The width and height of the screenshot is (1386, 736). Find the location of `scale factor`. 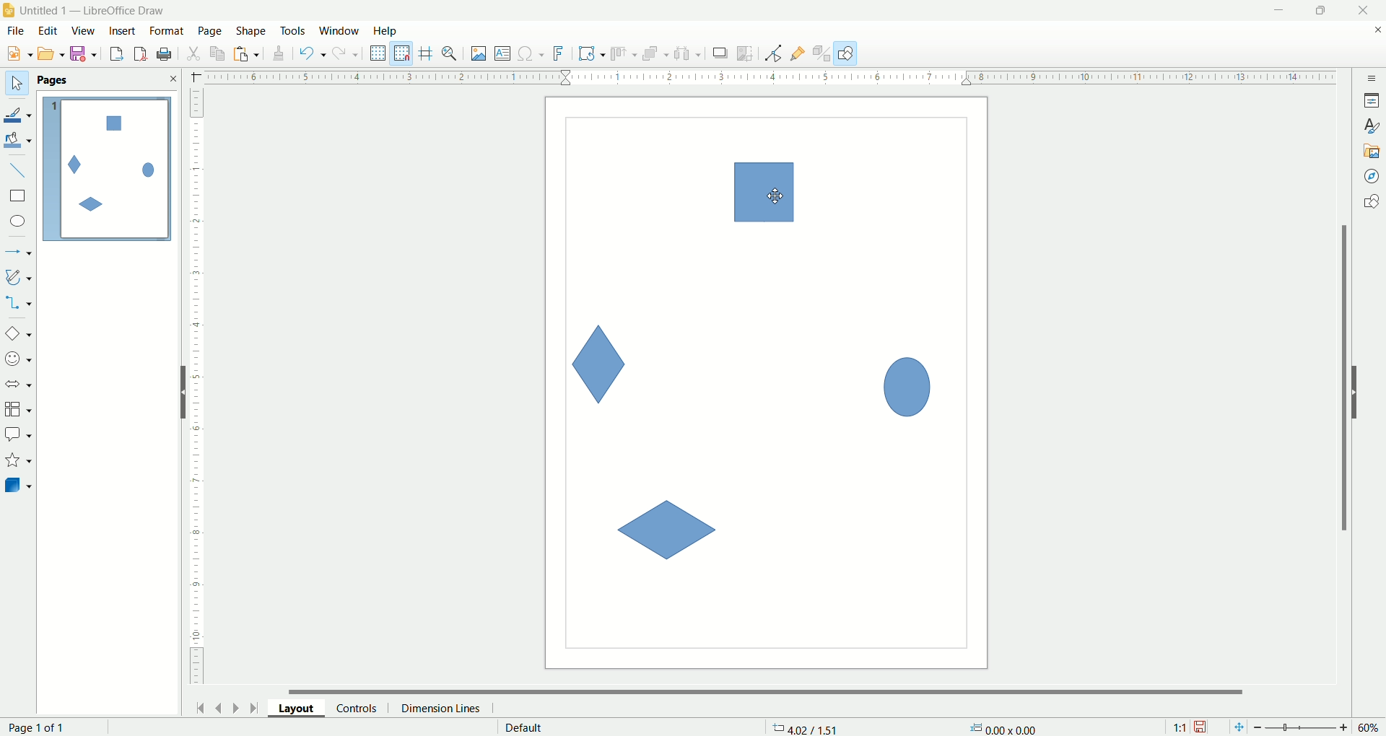

scale factor is located at coordinates (1180, 727).